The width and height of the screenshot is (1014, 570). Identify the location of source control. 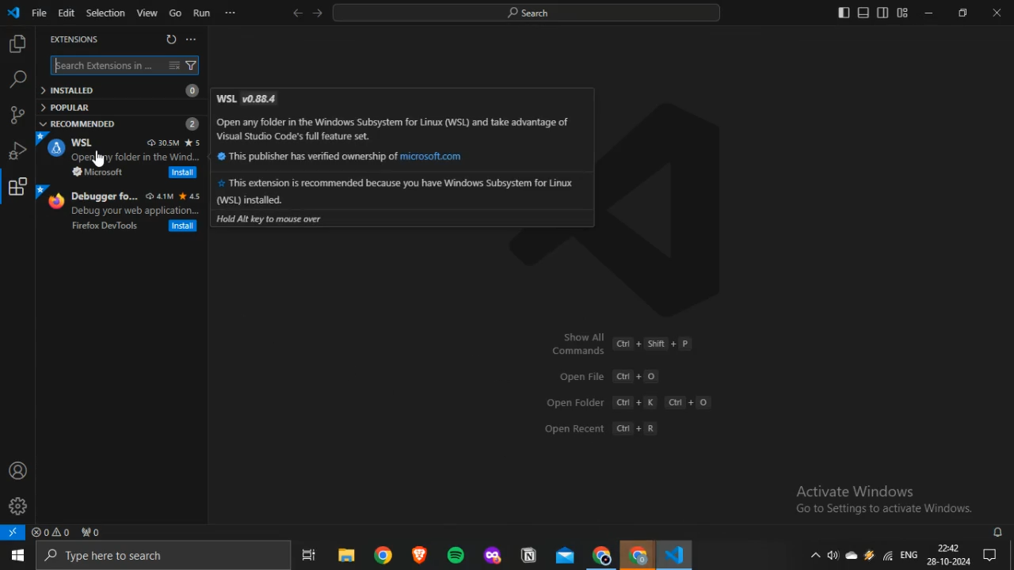
(17, 115).